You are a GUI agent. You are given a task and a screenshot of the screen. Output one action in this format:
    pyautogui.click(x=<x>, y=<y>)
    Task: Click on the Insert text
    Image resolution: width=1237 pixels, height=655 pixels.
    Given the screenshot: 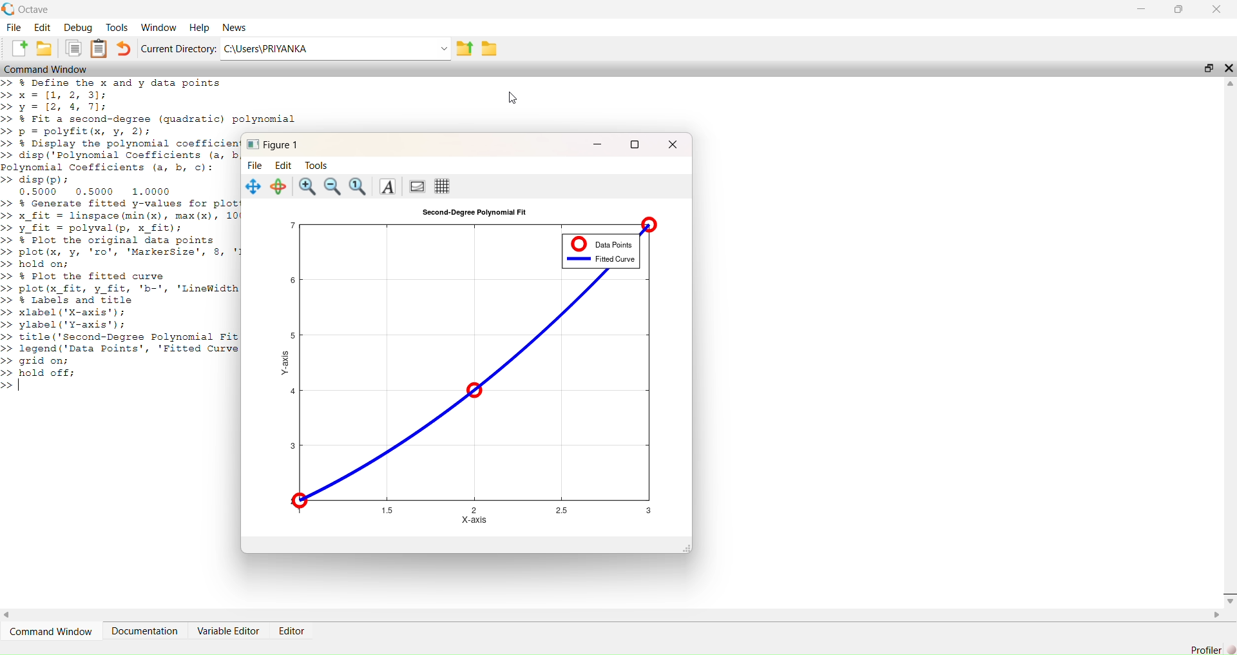 What is the action you would take?
    pyautogui.click(x=389, y=188)
    